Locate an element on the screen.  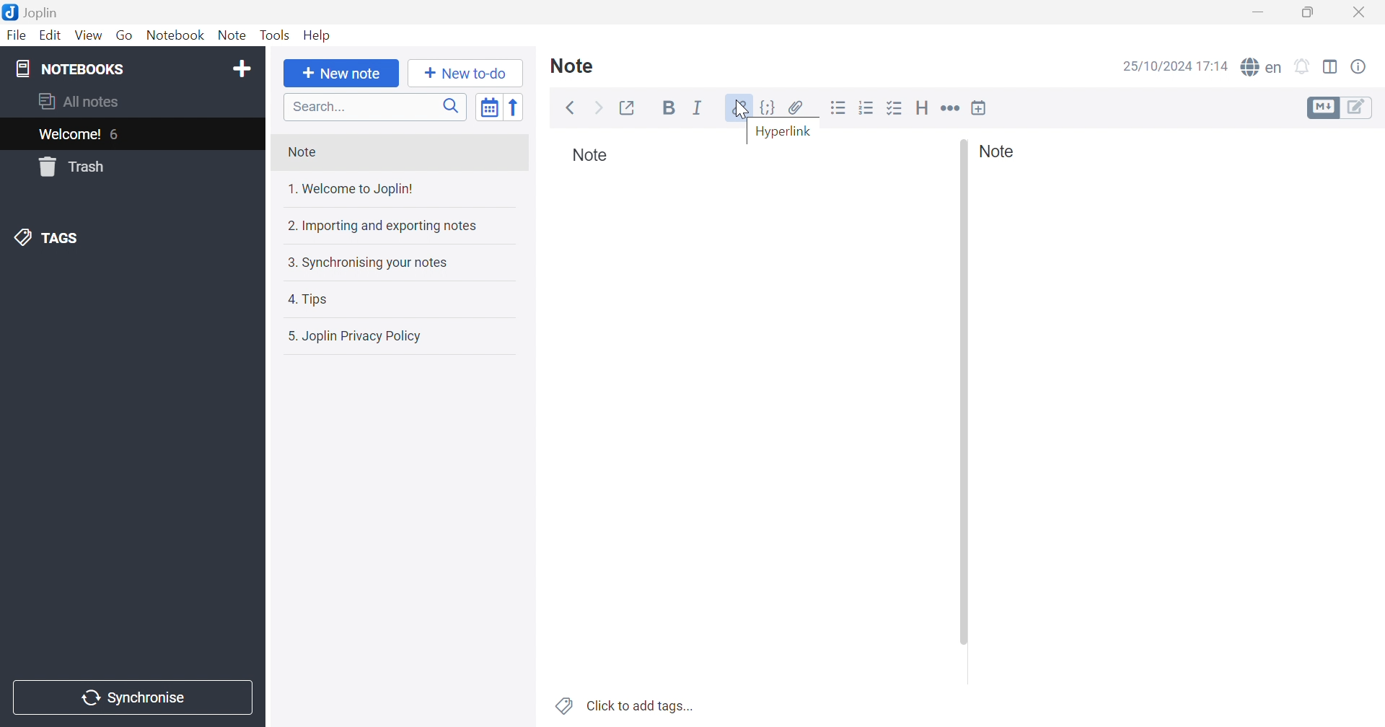
Tools is located at coordinates (274, 36).